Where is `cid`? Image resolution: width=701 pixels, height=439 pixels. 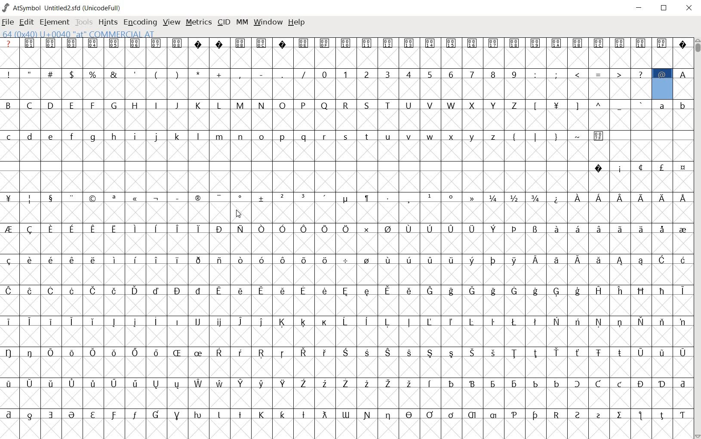 cid is located at coordinates (224, 22).